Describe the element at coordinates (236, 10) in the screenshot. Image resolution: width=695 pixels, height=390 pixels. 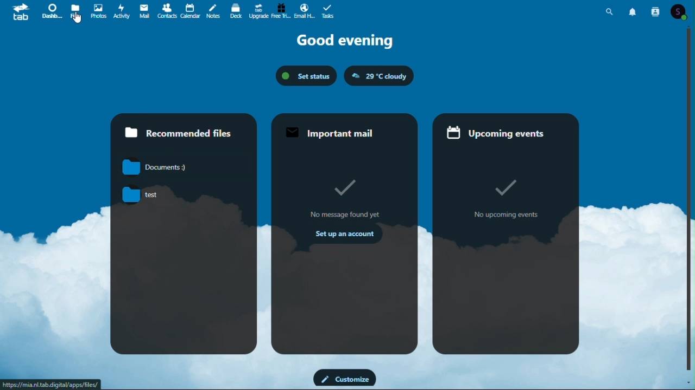
I see `deck` at that location.